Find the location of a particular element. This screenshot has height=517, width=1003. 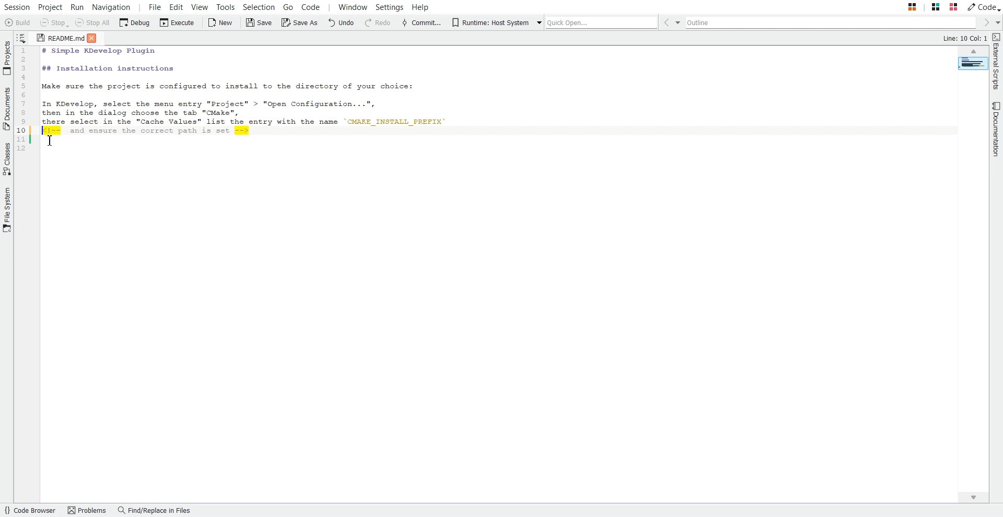

Close is located at coordinates (95, 39).